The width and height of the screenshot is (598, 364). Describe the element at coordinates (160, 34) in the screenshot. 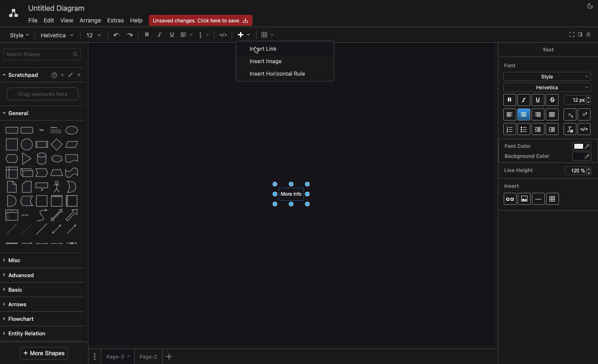

I see `Italics` at that location.